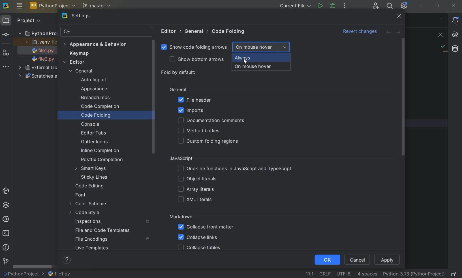 Image resolution: width=462 pixels, height=278 pixels. Describe the element at coordinates (95, 177) in the screenshot. I see `STICKY LINES` at that location.